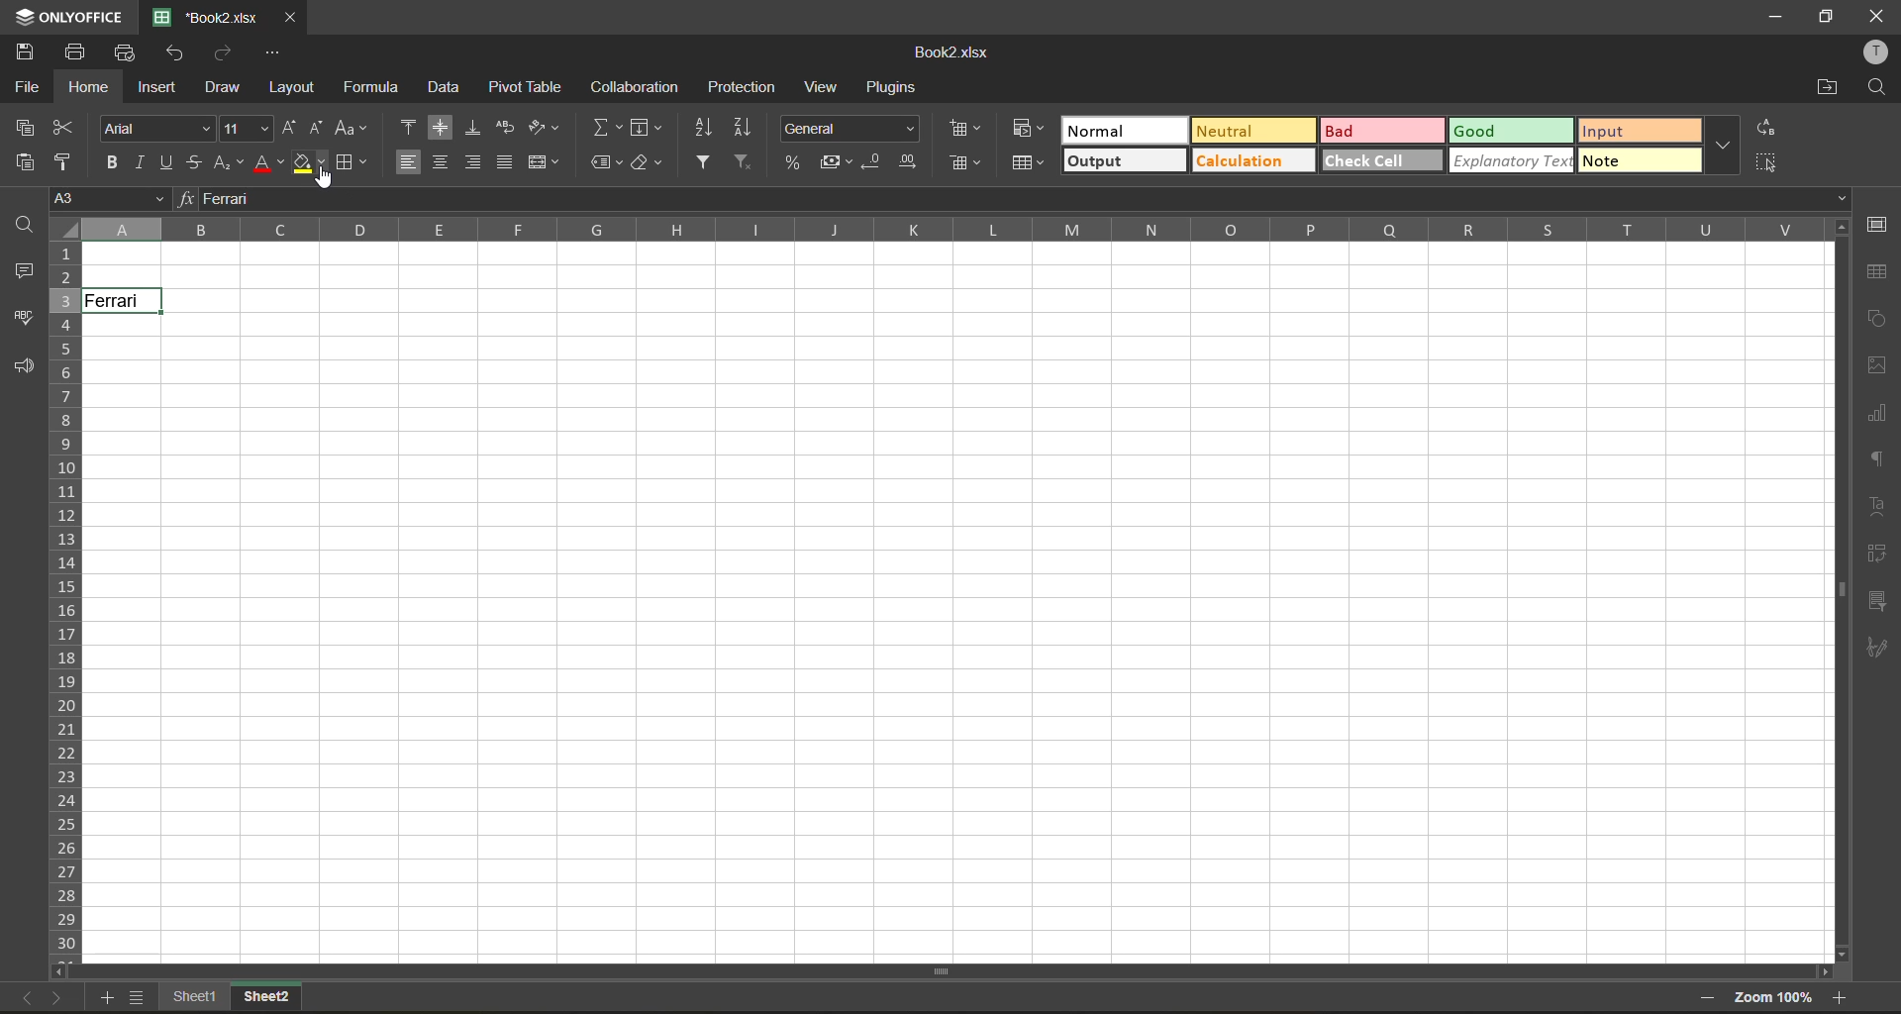 The image size is (1901, 1014). Describe the element at coordinates (1874, 16) in the screenshot. I see `close` at that location.